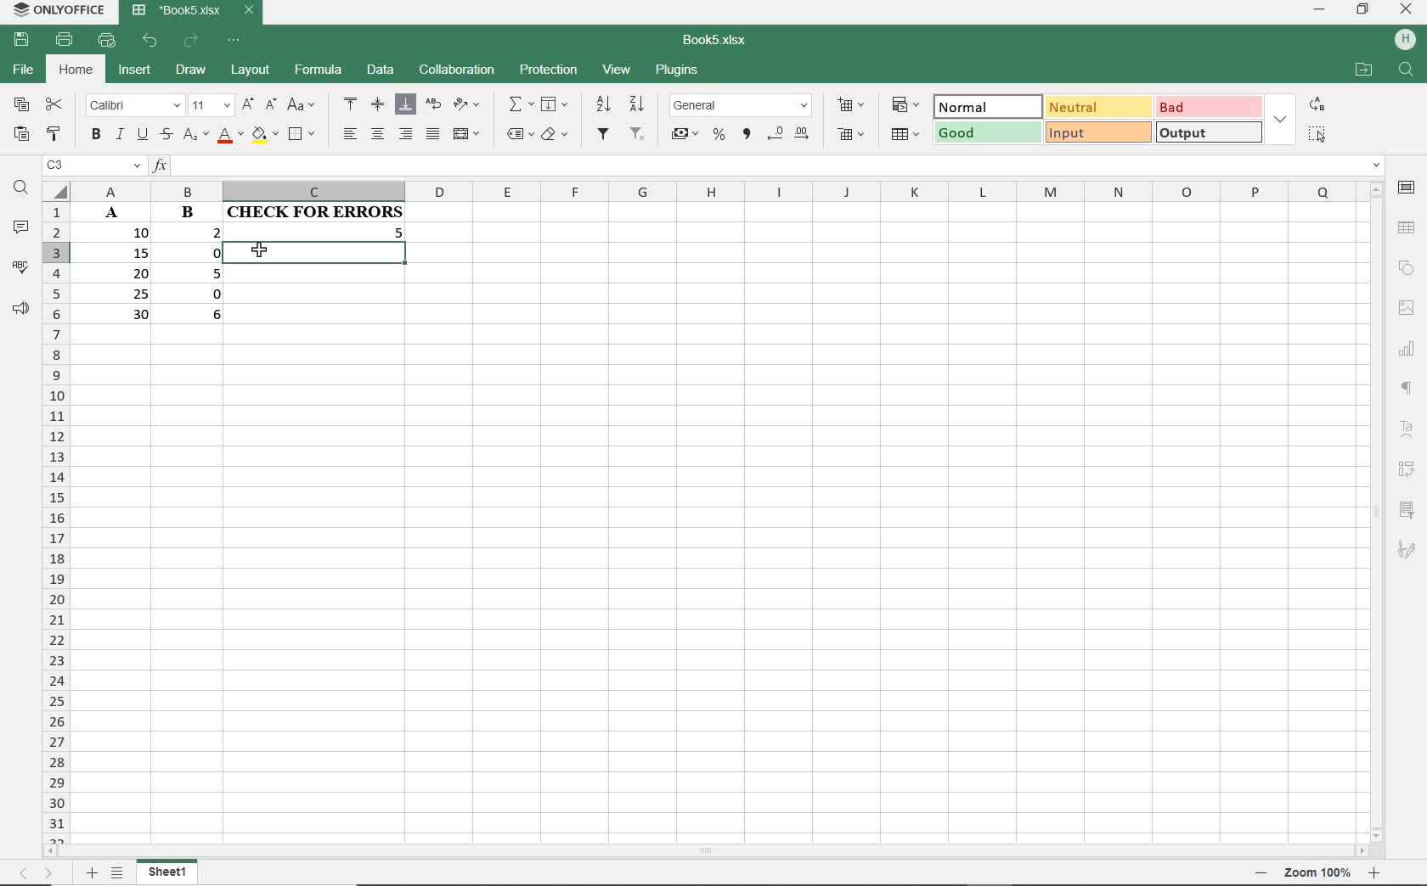 The width and height of the screenshot is (1427, 886). Describe the element at coordinates (251, 73) in the screenshot. I see `LAYOUT` at that location.